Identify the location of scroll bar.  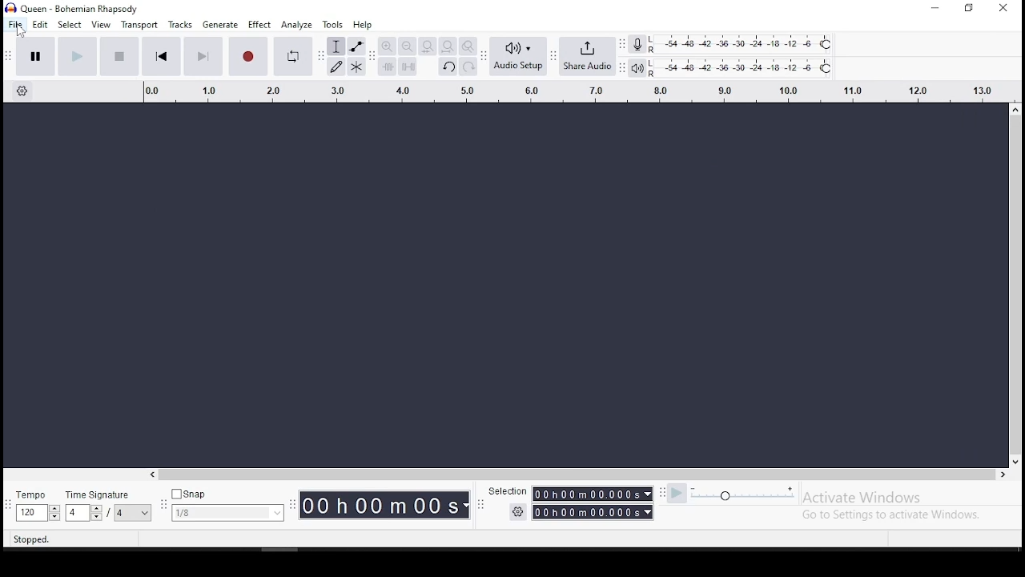
(572, 474).